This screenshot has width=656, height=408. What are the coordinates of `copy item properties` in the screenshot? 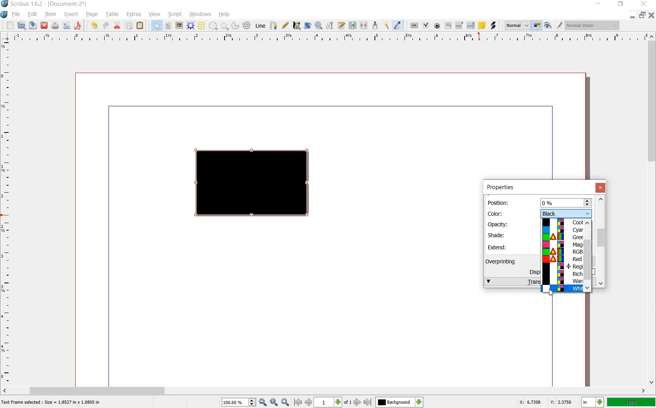 It's located at (387, 25).